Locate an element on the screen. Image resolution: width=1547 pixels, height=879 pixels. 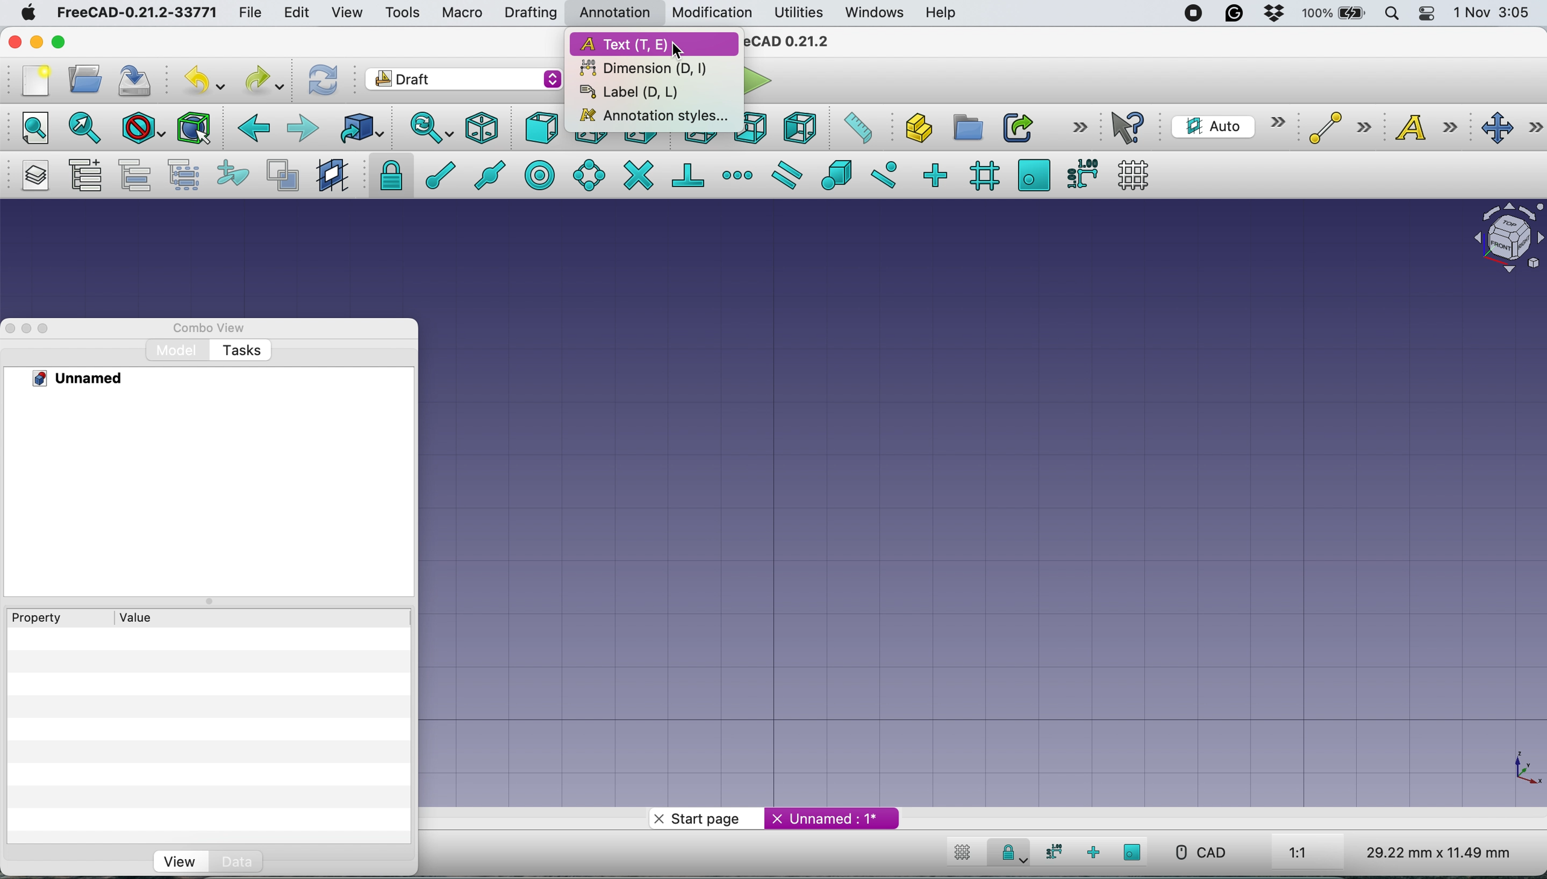
toggle grid is located at coordinates (1133, 175).